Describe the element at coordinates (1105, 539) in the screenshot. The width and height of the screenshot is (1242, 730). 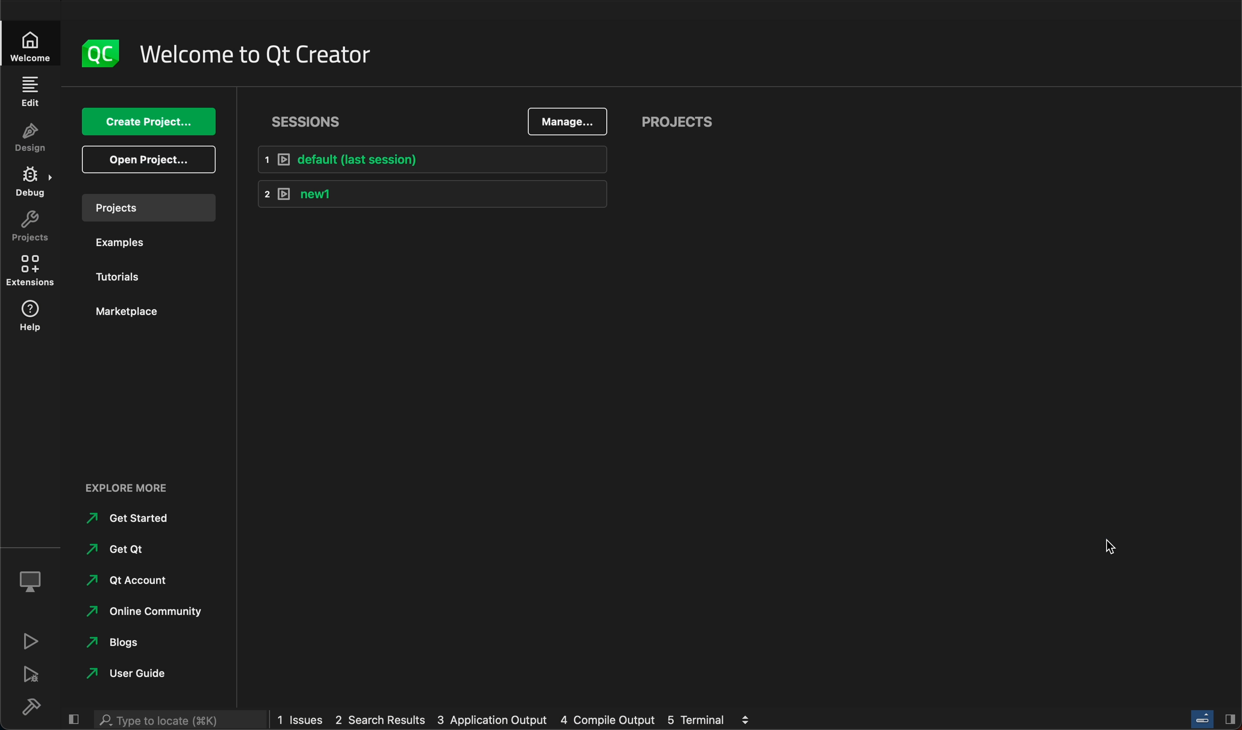
I see `cursor` at that location.